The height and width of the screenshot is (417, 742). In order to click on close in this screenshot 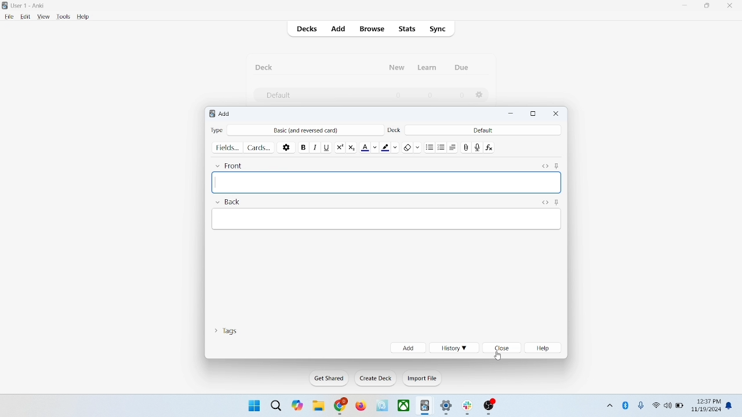, I will do `click(556, 114)`.